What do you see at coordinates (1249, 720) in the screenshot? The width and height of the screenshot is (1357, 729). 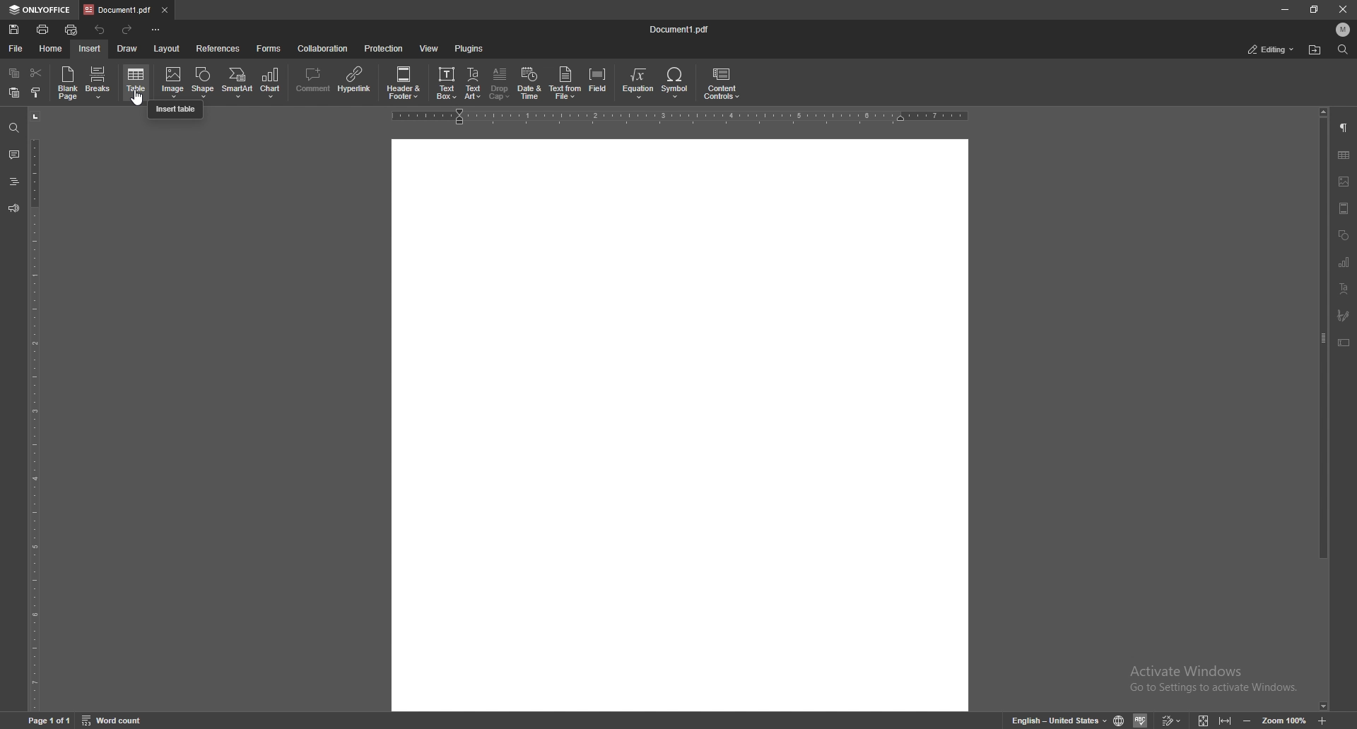 I see `zoom out` at bounding box center [1249, 720].